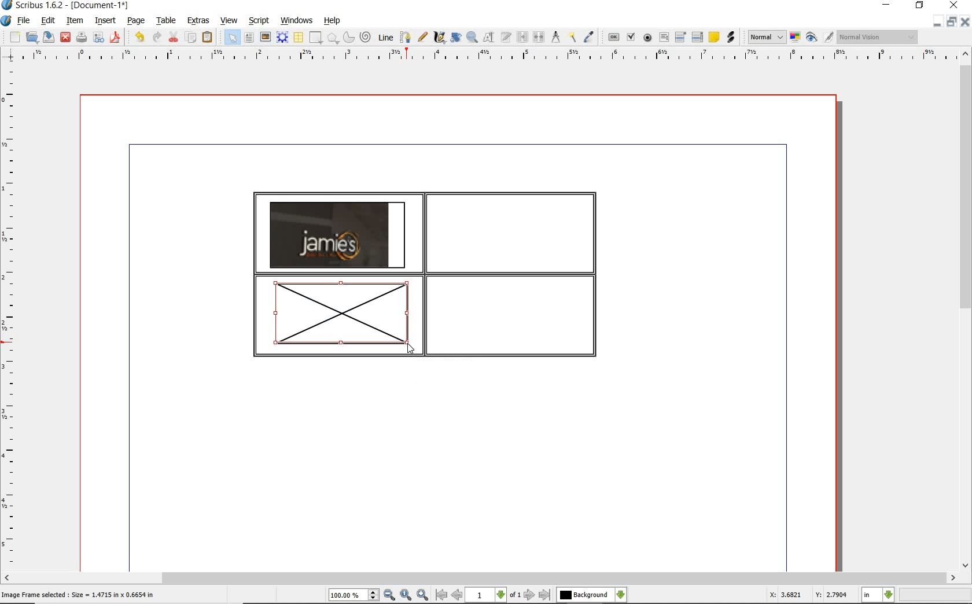 This screenshot has width=972, height=604. I want to click on save, so click(49, 36).